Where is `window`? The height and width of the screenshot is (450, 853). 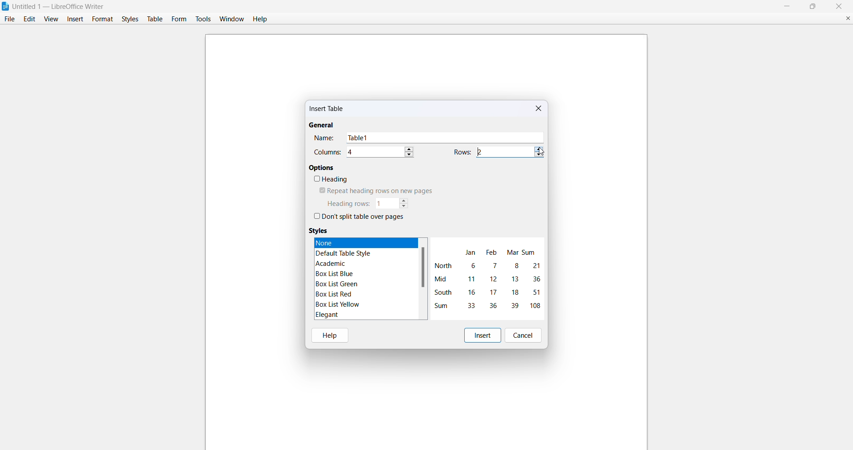
window is located at coordinates (230, 19).